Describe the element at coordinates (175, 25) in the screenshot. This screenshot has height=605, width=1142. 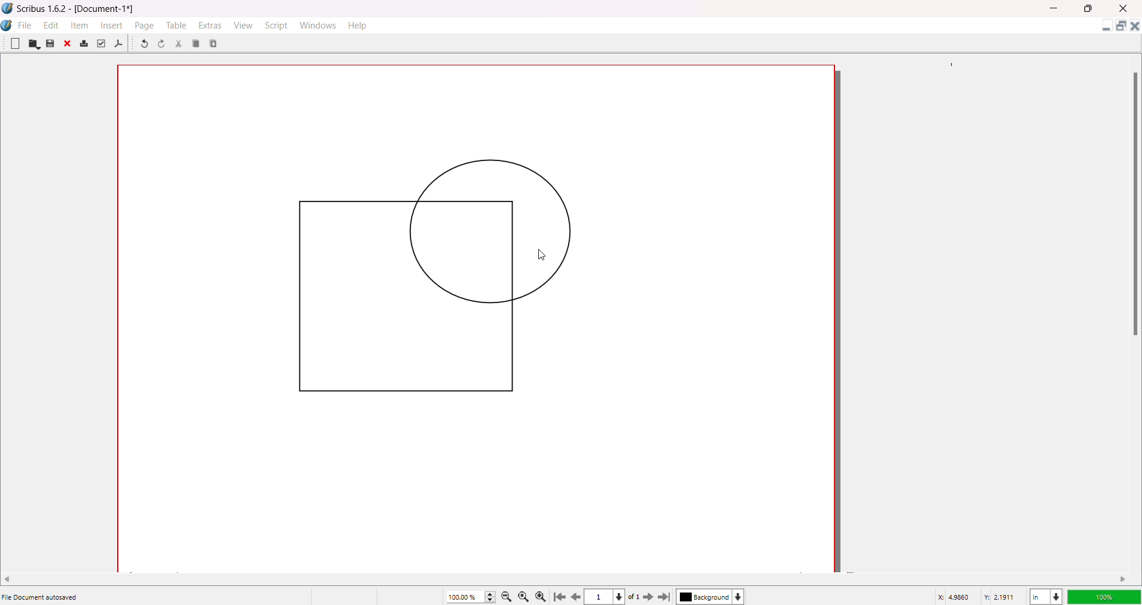
I see `Table` at that location.